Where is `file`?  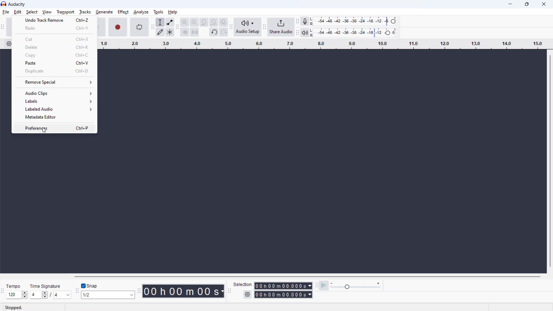
file is located at coordinates (5, 12).